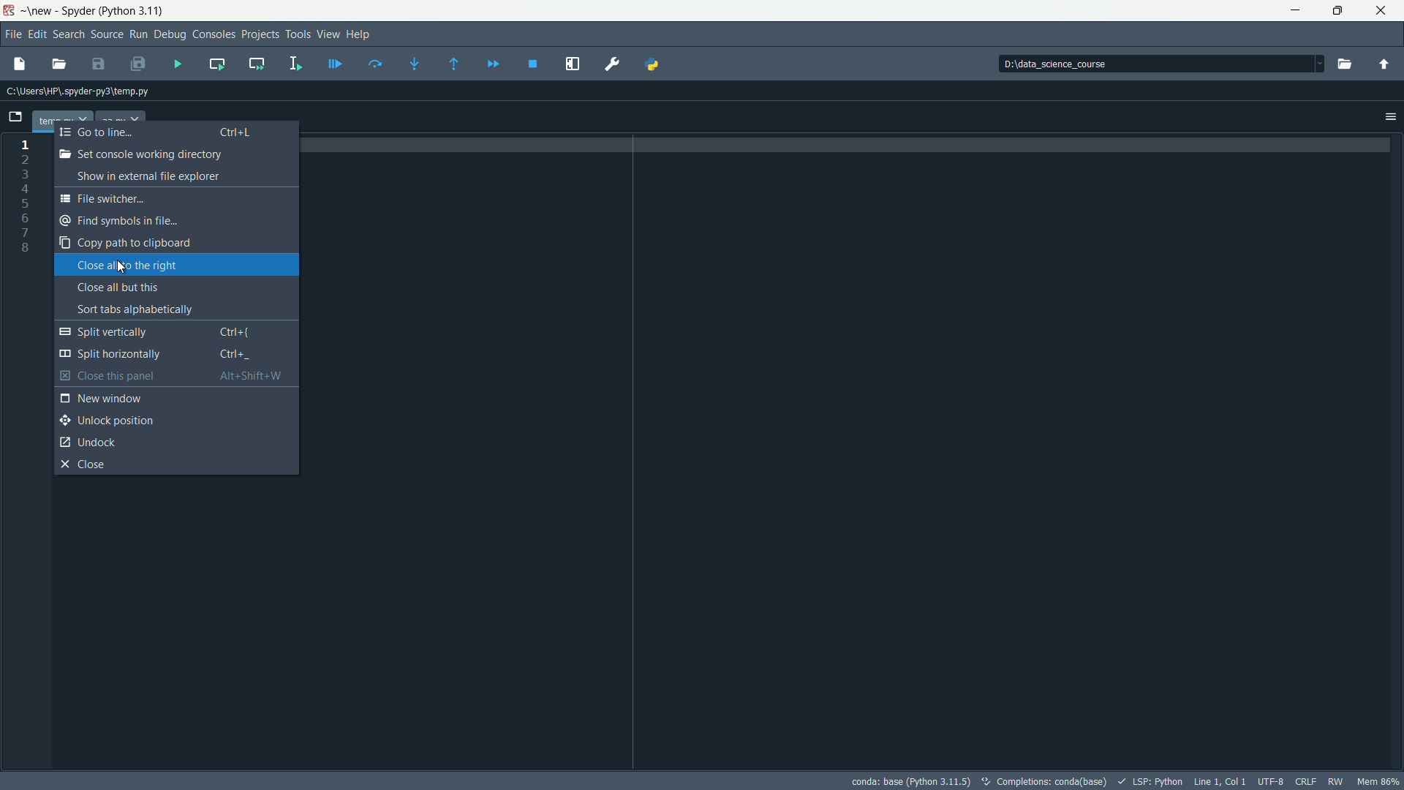 This screenshot has height=790, width=1404. I want to click on preferences, so click(611, 64).